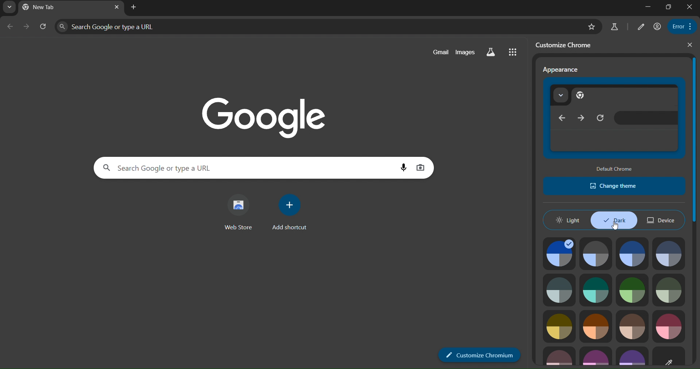 The image size is (700, 369). Describe the element at coordinates (657, 27) in the screenshot. I see `account` at that location.